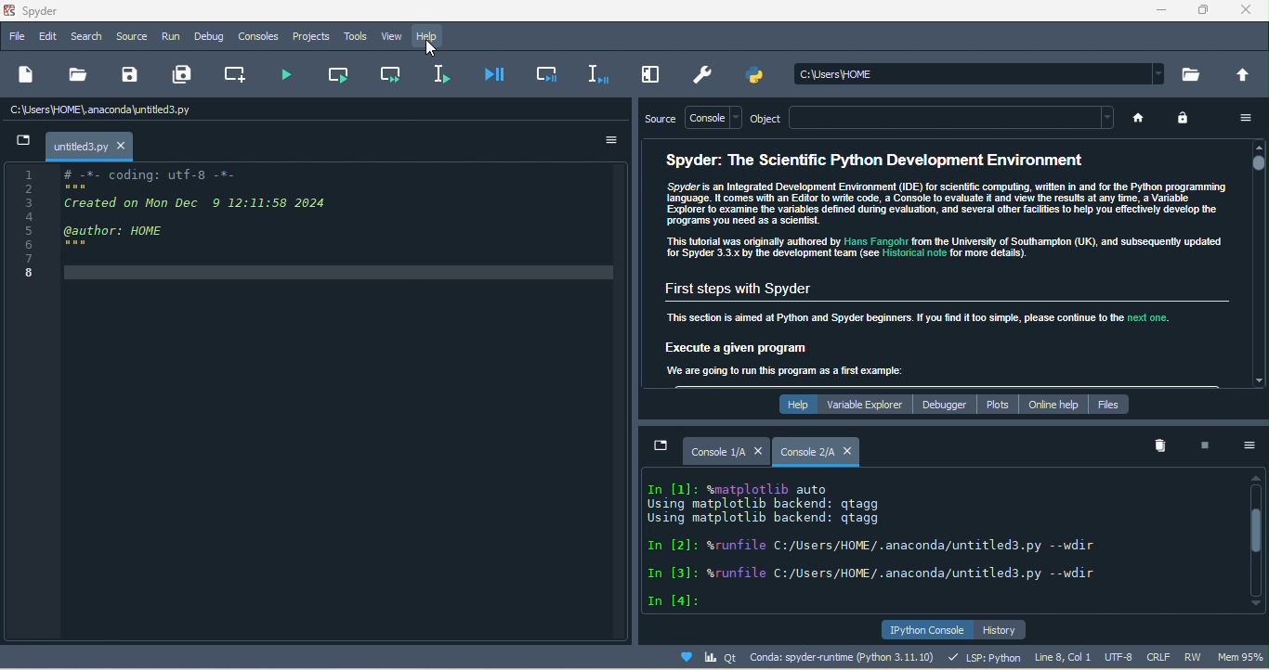 The image size is (1269, 670). I want to click on new, so click(28, 78).